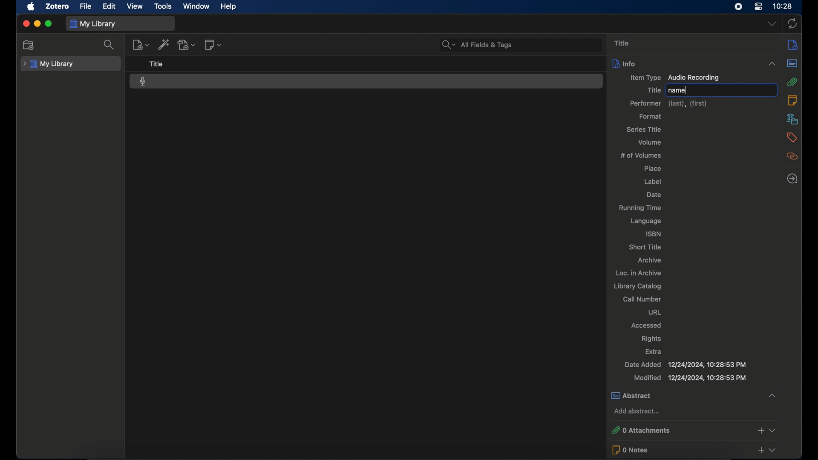  What do you see at coordinates (694, 395) in the screenshot?
I see `abstract` at bounding box center [694, 395].